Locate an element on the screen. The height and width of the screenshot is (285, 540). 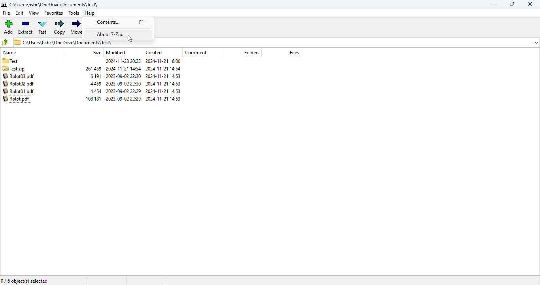
108 181 is located at coordinates (93, 99).